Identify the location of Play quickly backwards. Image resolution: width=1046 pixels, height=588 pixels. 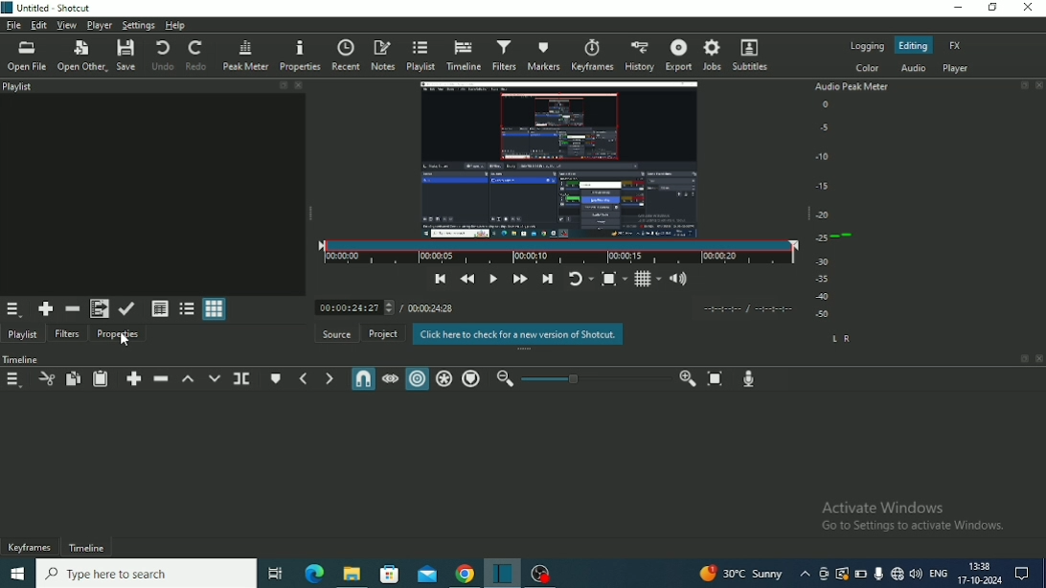
(467, 280).